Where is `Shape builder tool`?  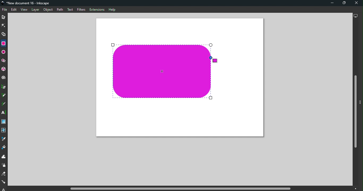 Shape builder tool is located at coordinates (4, 35).